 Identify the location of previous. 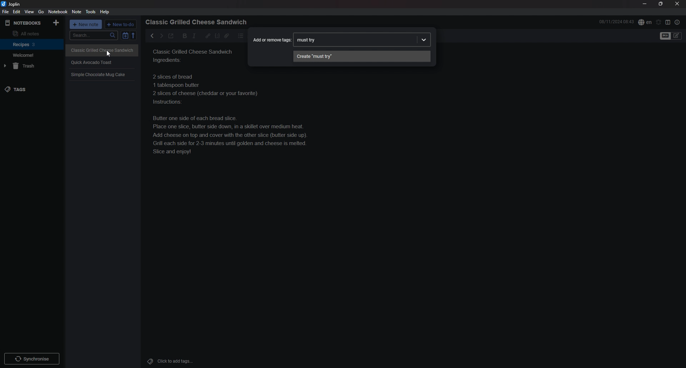
(152, 36).